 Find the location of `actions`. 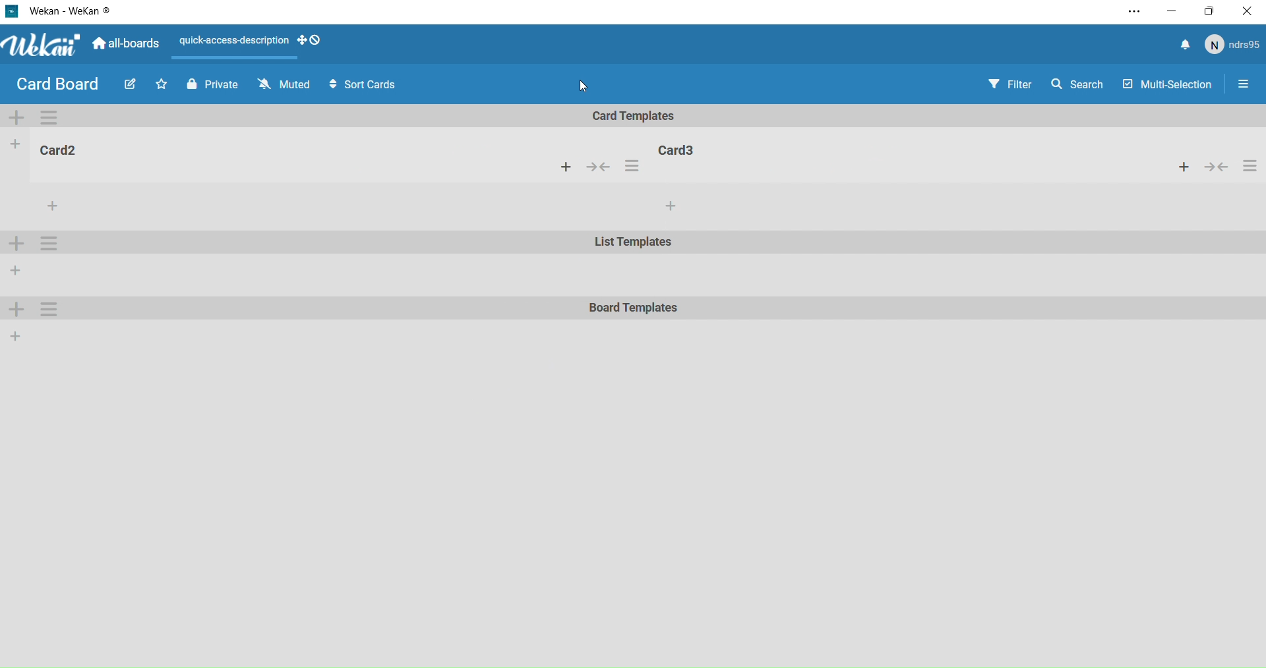

actions is located at coordinates (632, 167).